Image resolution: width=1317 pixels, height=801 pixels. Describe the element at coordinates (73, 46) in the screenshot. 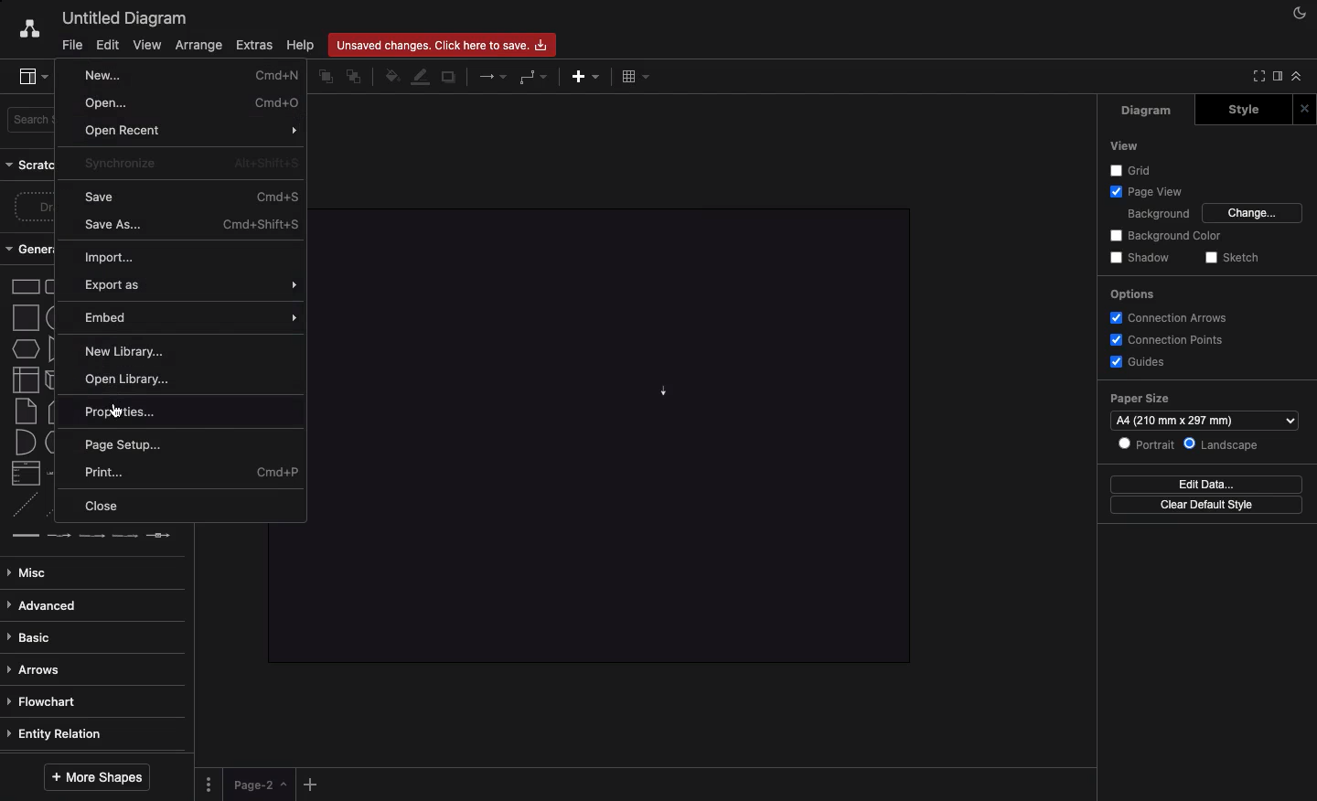

I see `File` at that location.